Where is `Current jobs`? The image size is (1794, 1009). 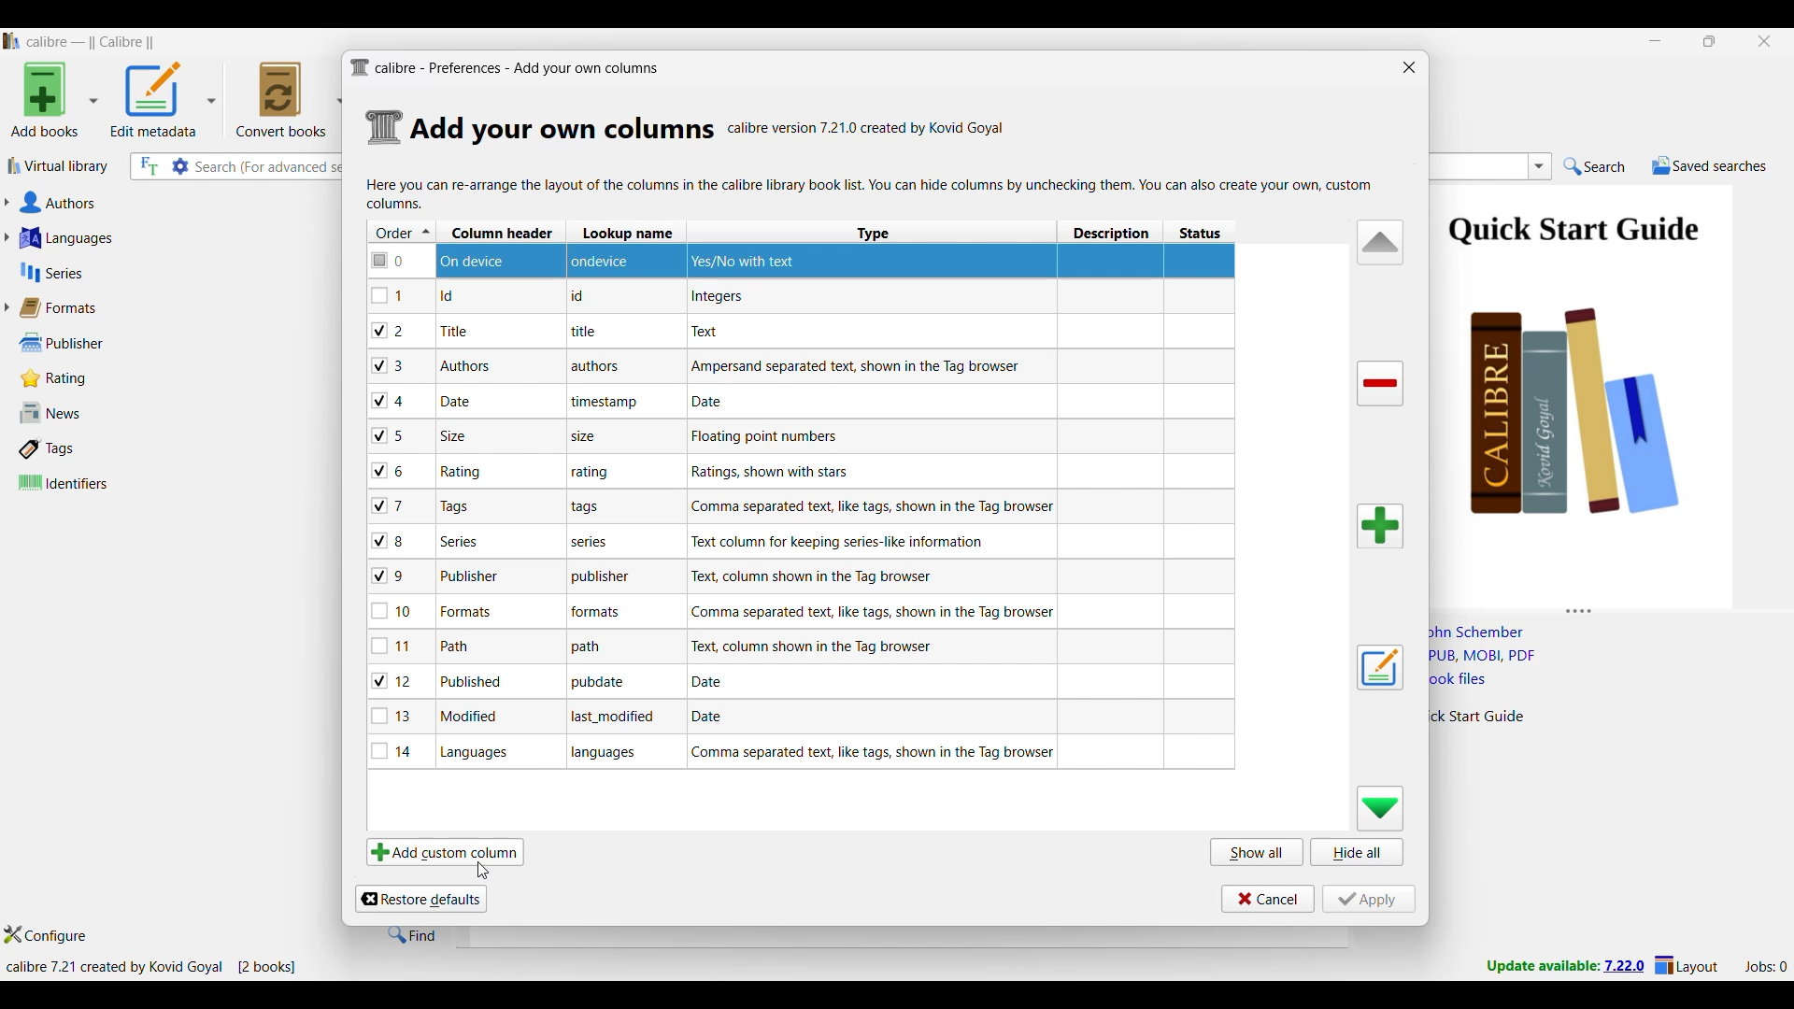 Current jobs is located at coordinates (1765, 967).